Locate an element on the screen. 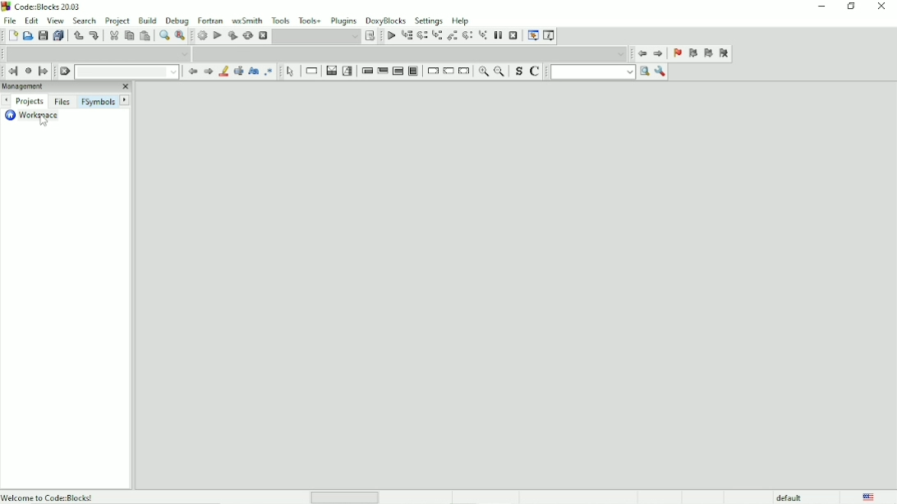  Build is located at coordinates (147, 20).